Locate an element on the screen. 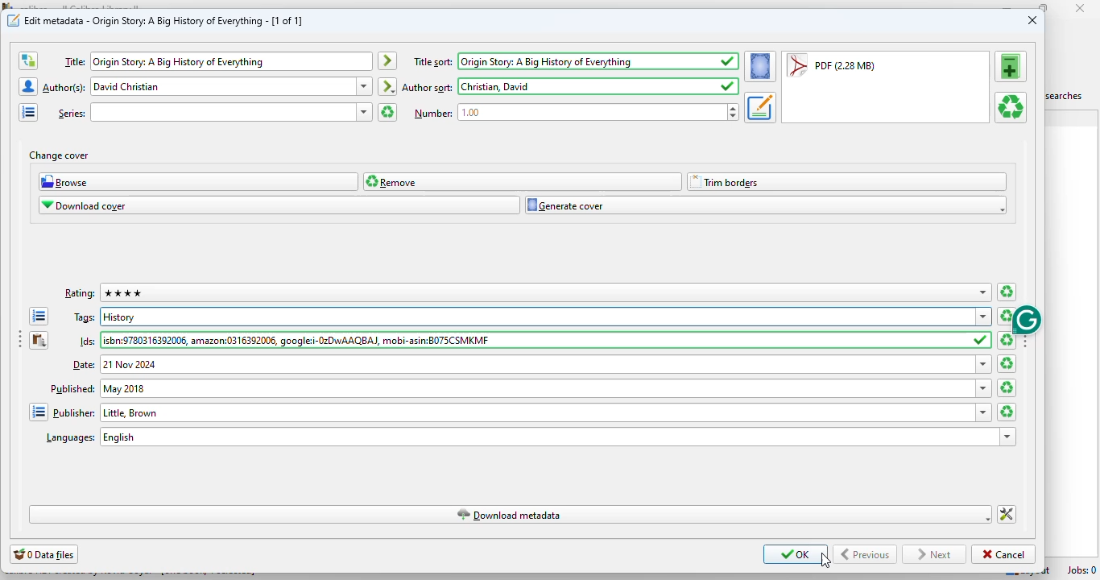 This screenshot has height=580, width=1100. text is located at coordinates (74, 412).